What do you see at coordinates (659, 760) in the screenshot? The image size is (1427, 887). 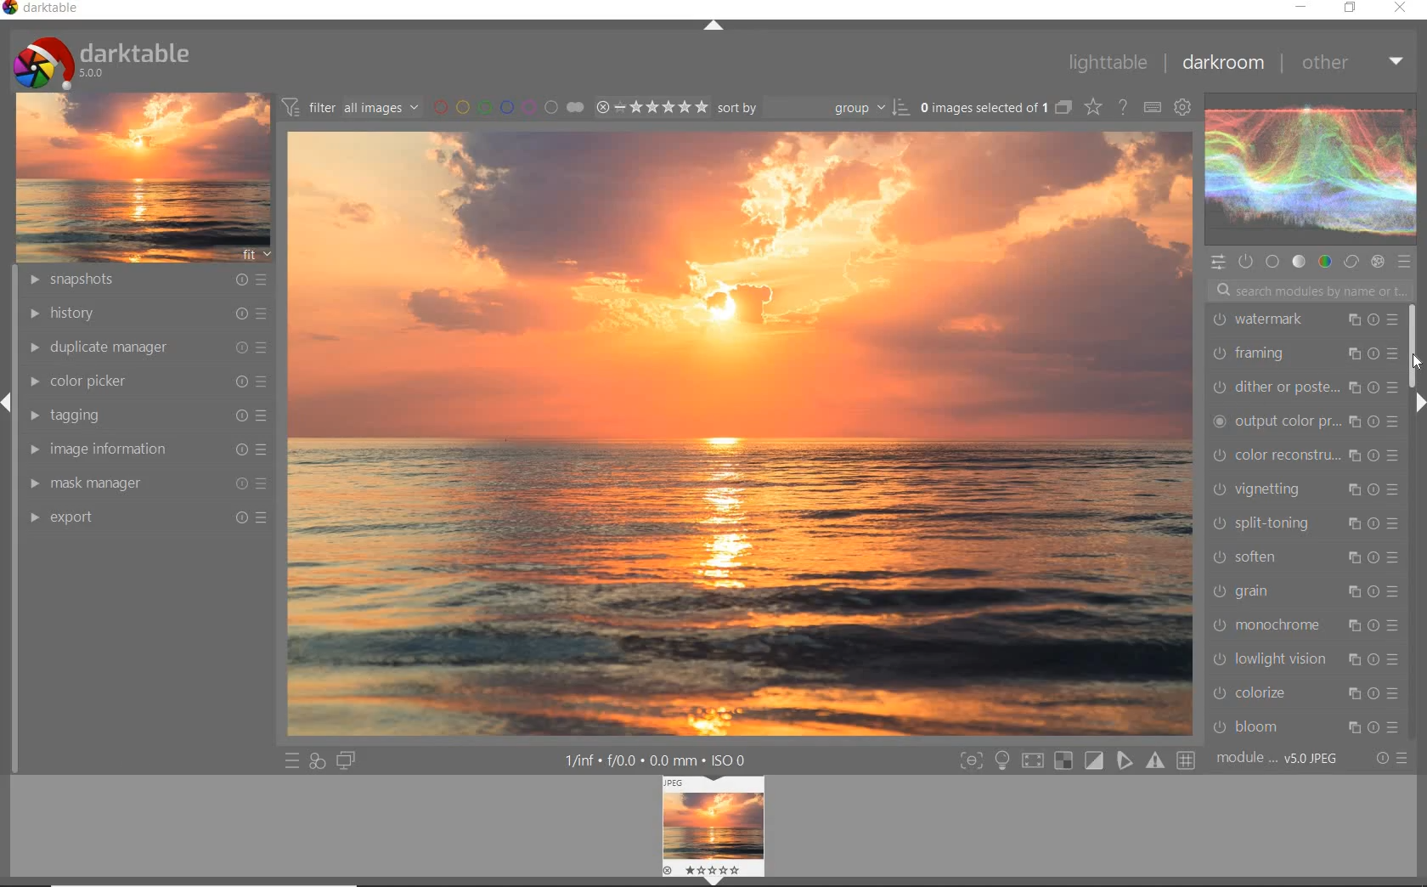 I see `OTHER INTERFACE DETAIL` at bounding box center [659, 760].